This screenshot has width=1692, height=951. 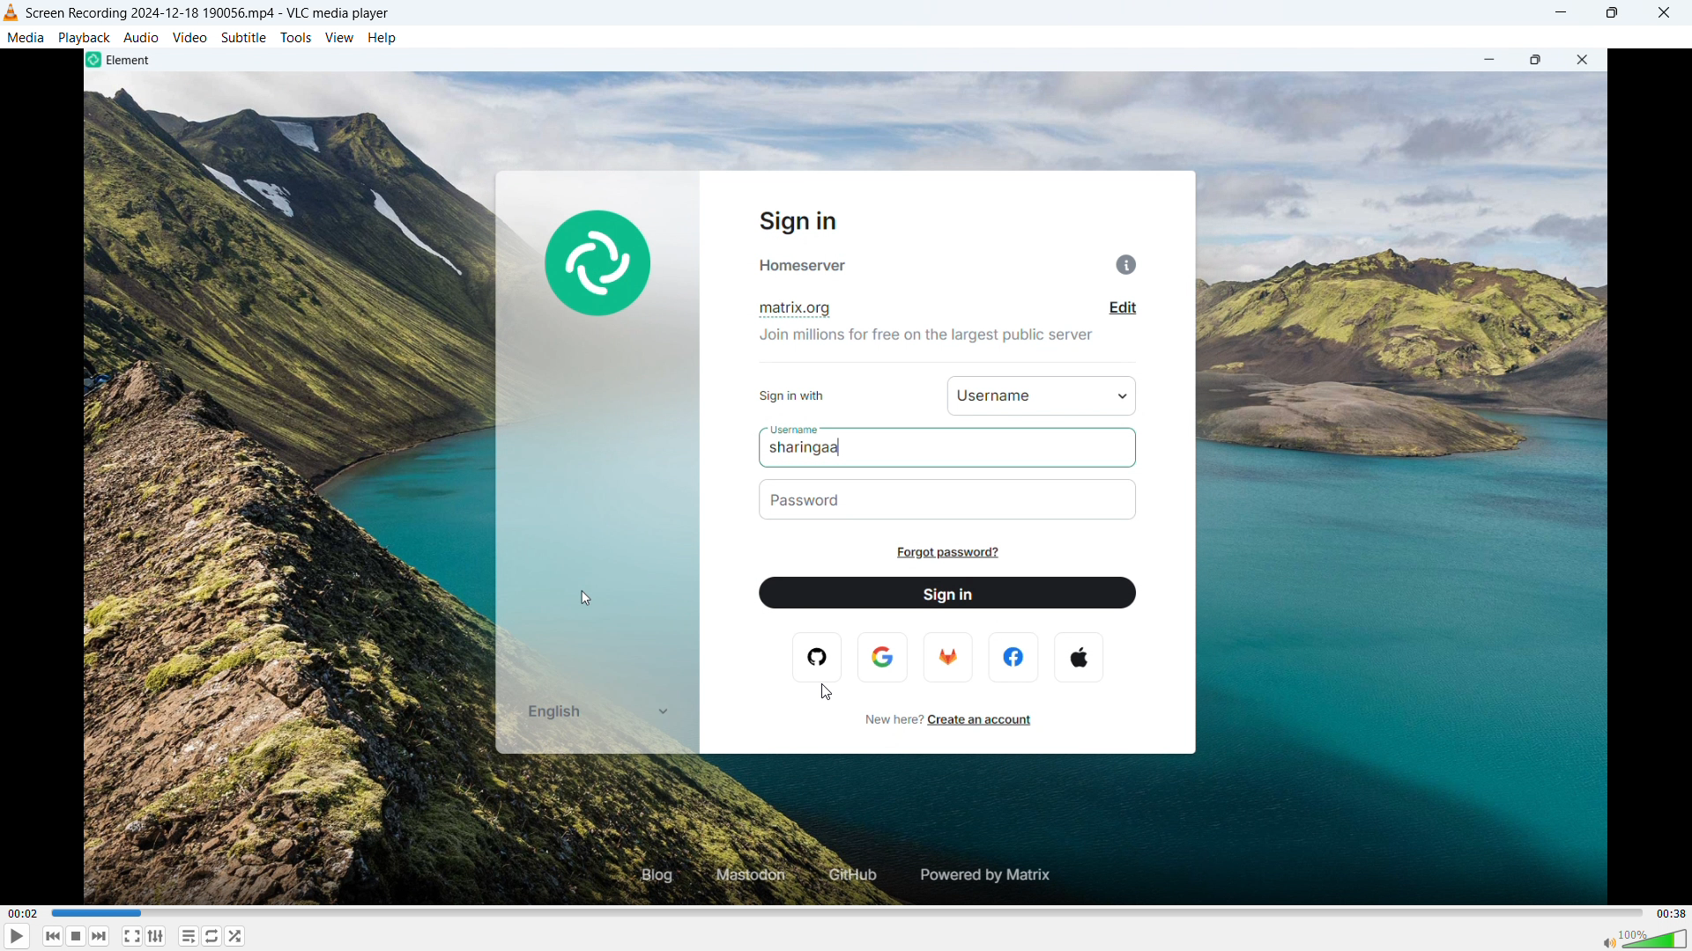 I want to click on cursor, so click(x=588, y=597).